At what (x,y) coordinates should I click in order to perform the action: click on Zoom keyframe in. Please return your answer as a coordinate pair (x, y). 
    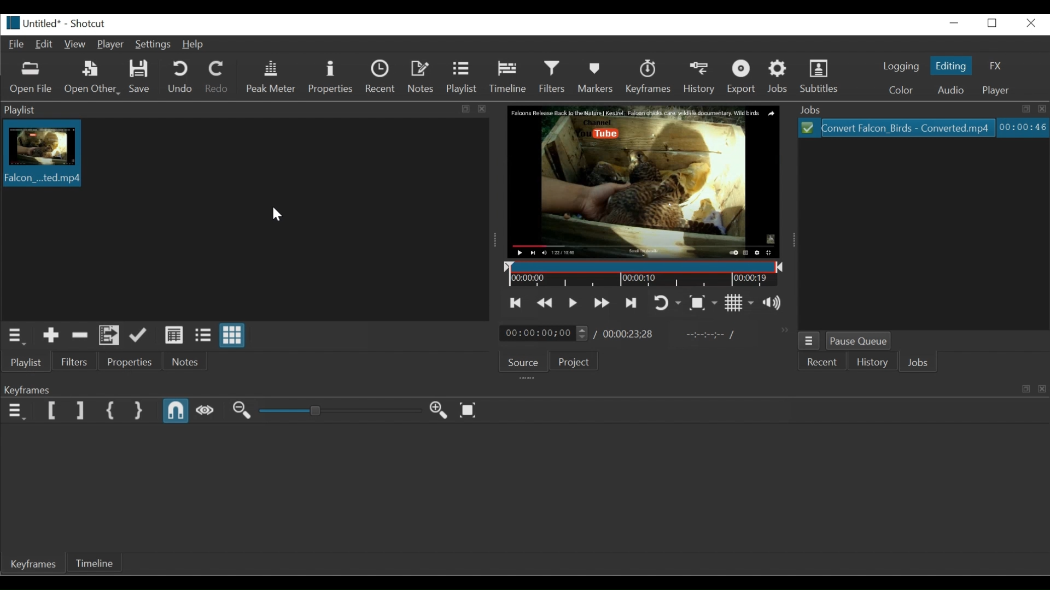
    Looking at the image, I should click on (241, 410).